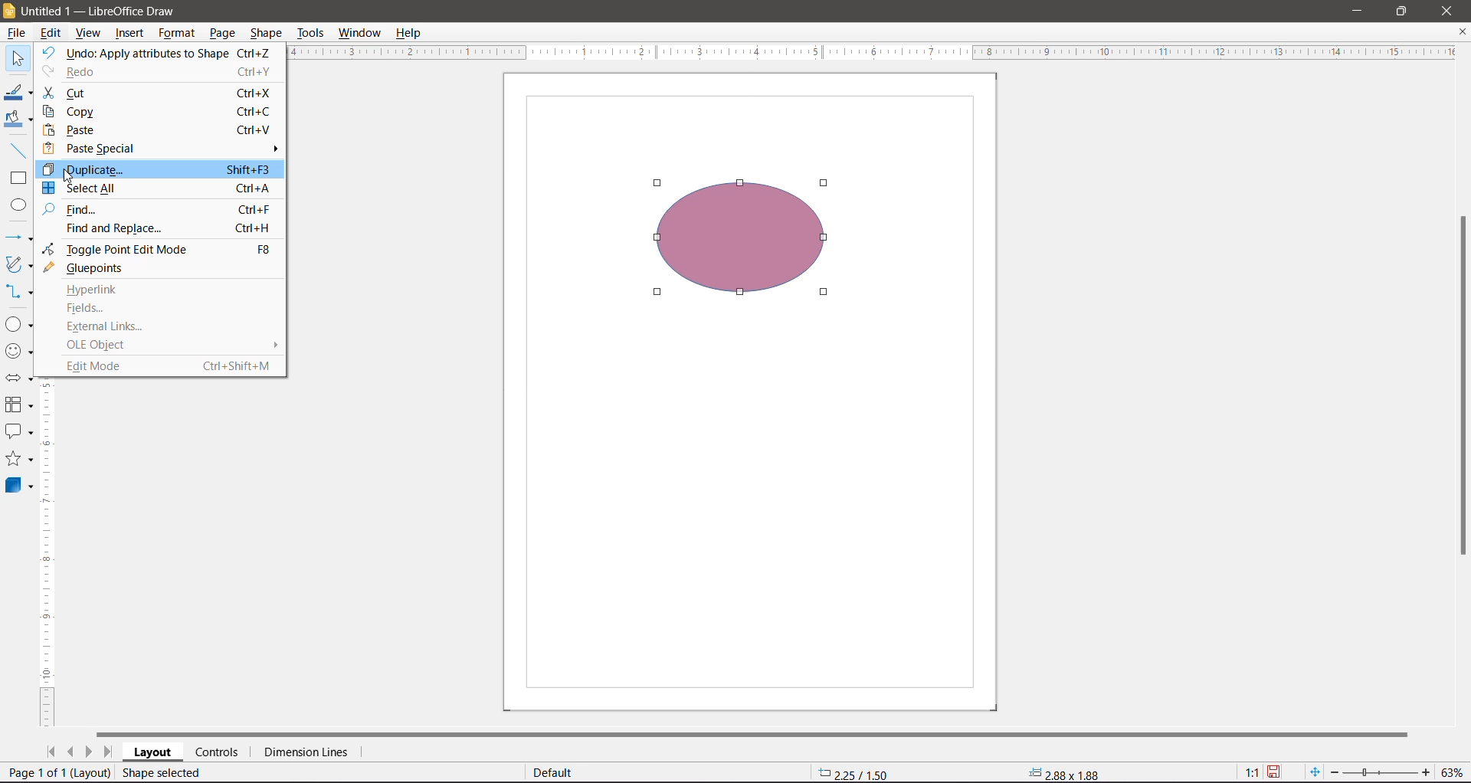 This screenshot has width=1471, height=783. What do you see at coordinates (1067, 774) in the screenshot?
I see `Object size` at bounding box center [1067, 774].